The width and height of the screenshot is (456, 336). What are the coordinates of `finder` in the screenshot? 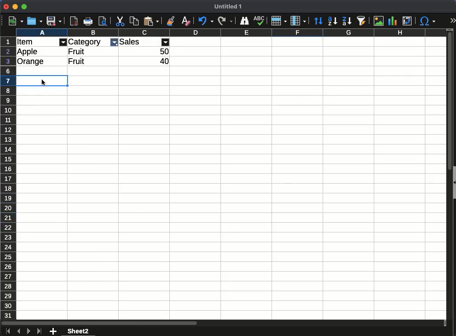 It's located at (244, 21).